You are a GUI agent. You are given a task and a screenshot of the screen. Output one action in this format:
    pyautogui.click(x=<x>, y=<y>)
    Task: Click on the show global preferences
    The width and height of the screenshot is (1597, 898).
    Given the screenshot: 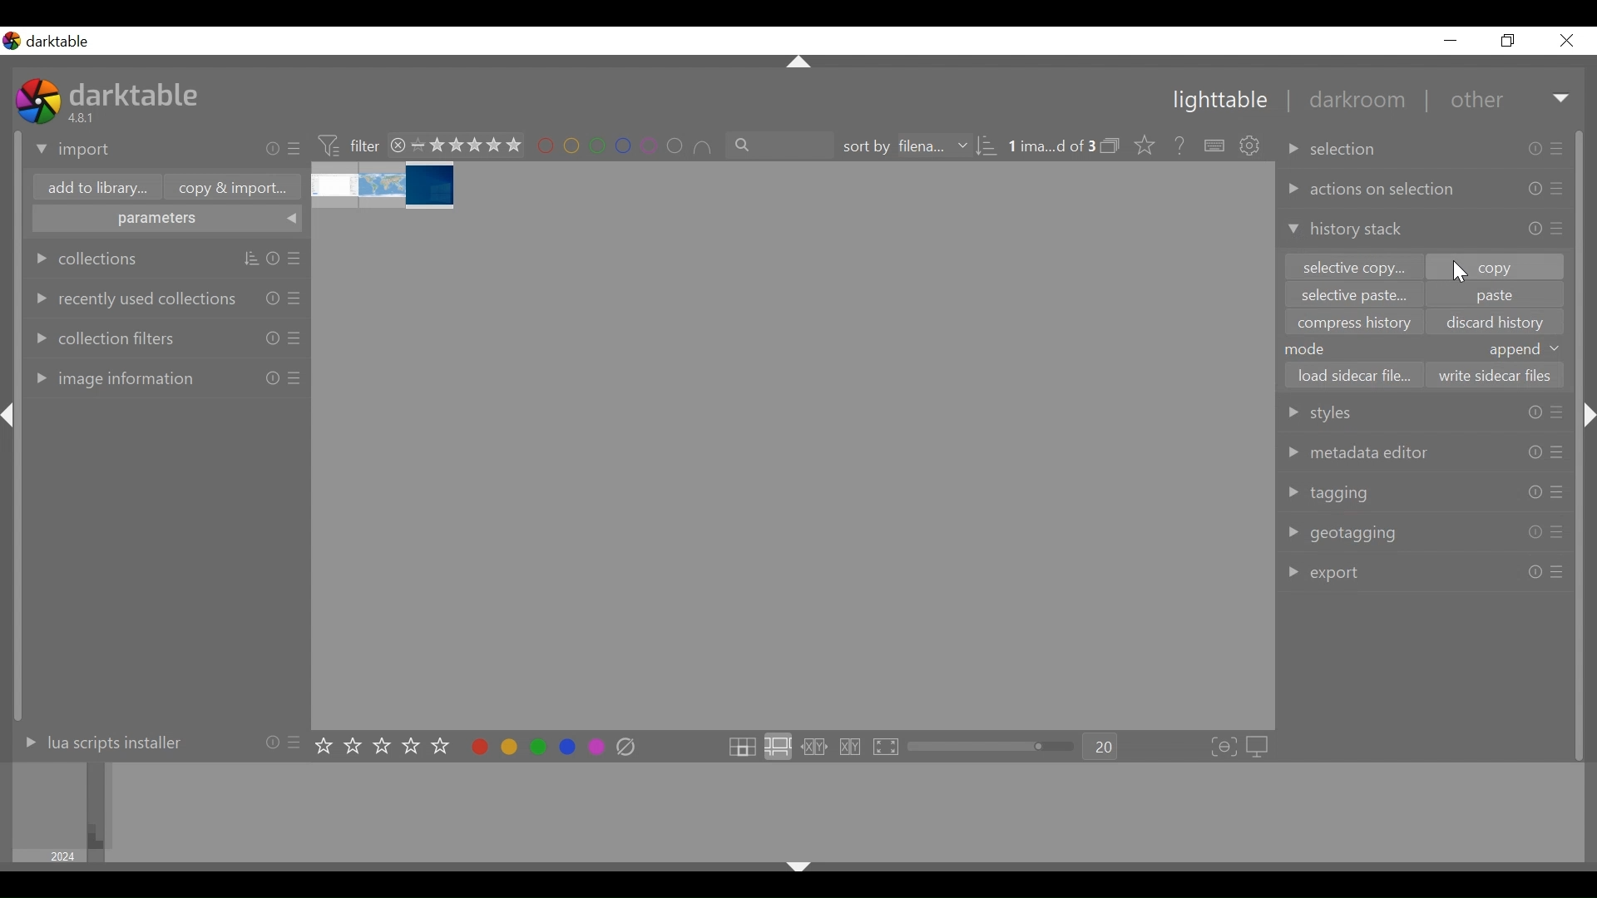 What is the action you would take?
    pyautogui.click(x=1252, y=147)
    